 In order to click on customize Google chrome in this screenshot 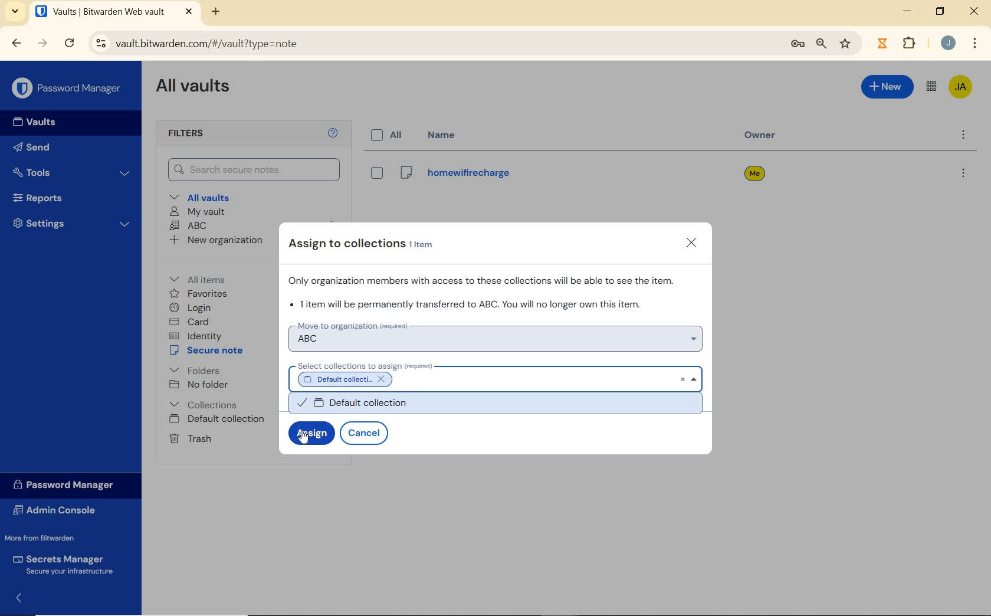, I will do `click(975, 42)`.